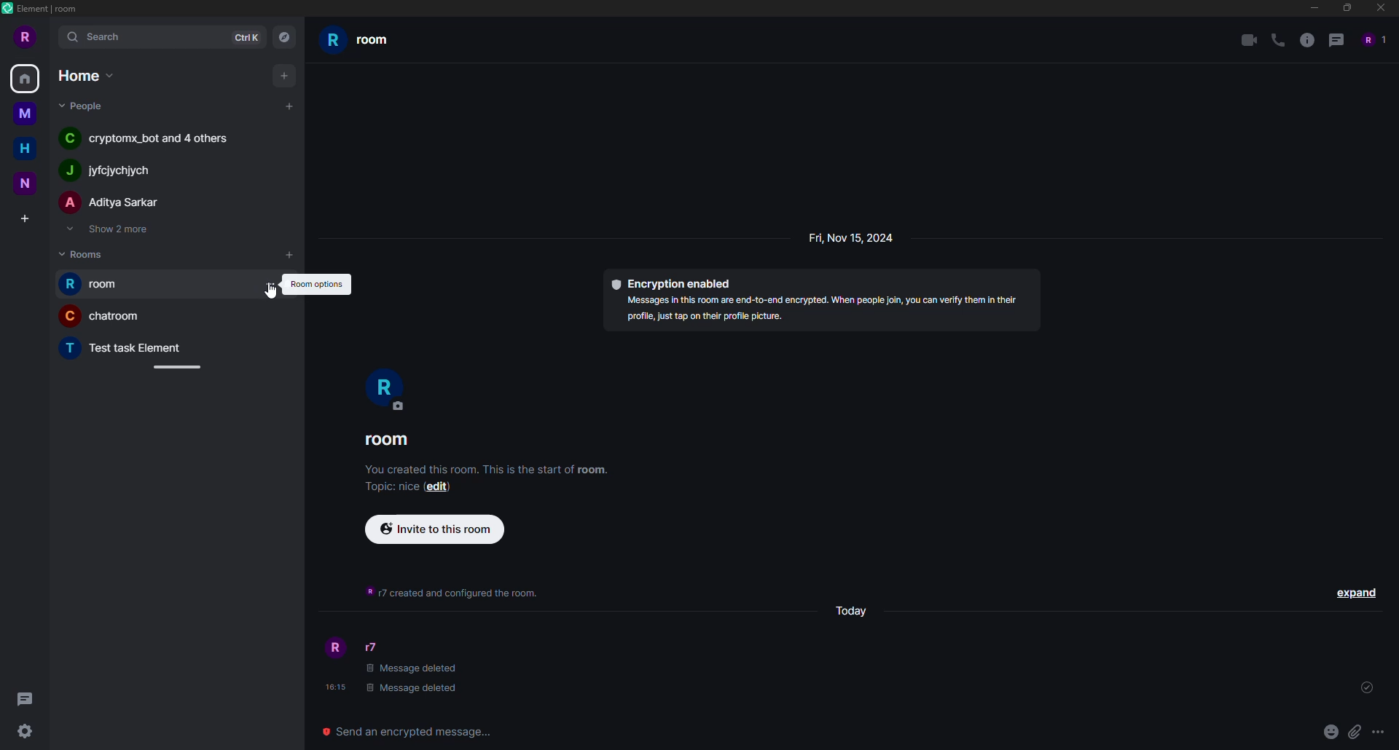  Describe the element at coordinates (23, 39) in the screenshot. I see `r` at that location.